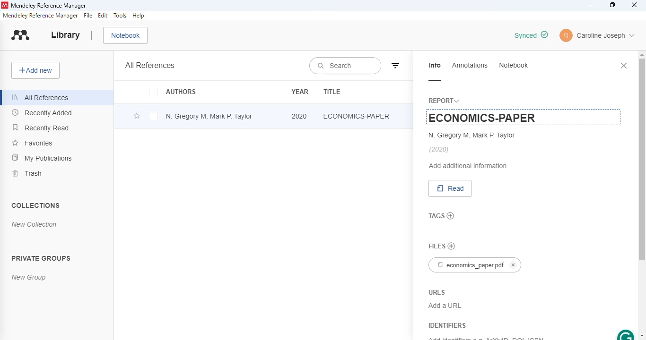  I want to click on N. Gregory M, Mark P. Taylor, so click(209, 116).